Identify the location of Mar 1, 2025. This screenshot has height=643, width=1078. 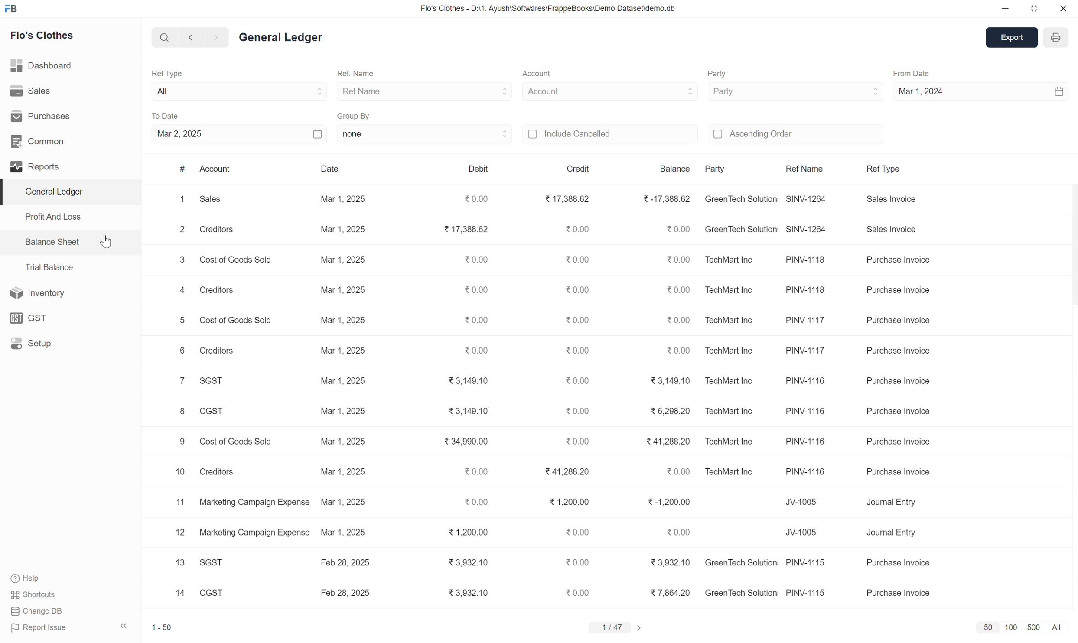
(345, 411).